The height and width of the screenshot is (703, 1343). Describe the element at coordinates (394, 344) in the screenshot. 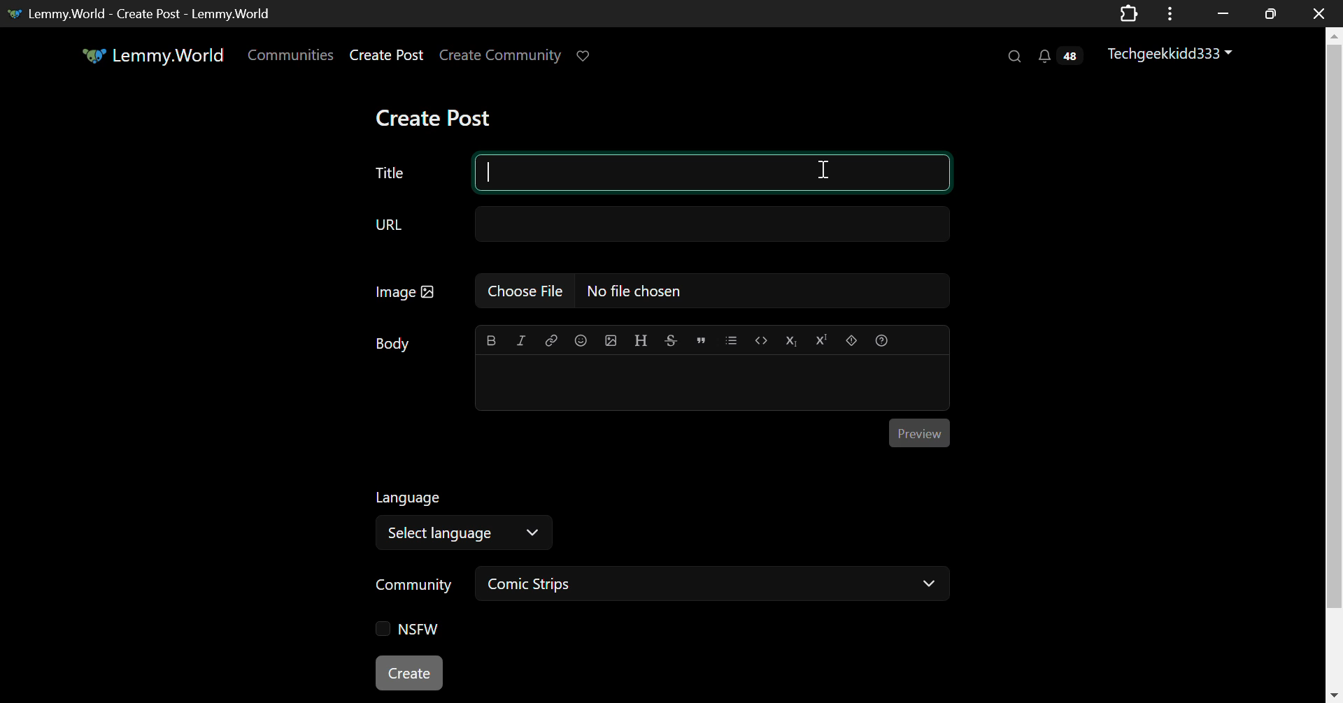

I see `Body` at that location.